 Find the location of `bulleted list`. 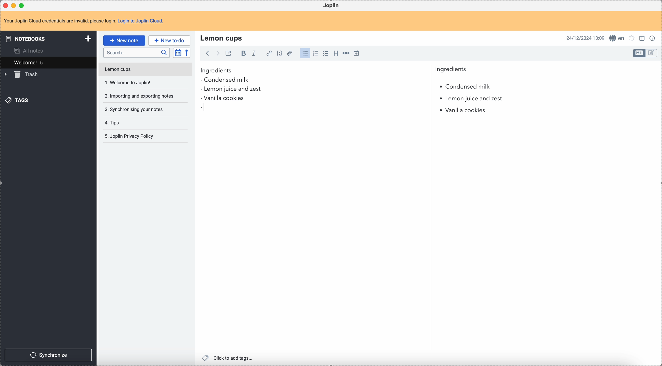

bulleted list is located at coordinates (304, 53).